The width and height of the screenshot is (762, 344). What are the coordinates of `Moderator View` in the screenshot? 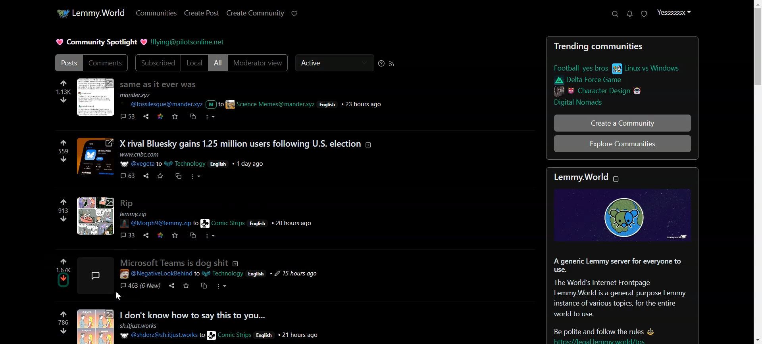 It's located at (259, 63).